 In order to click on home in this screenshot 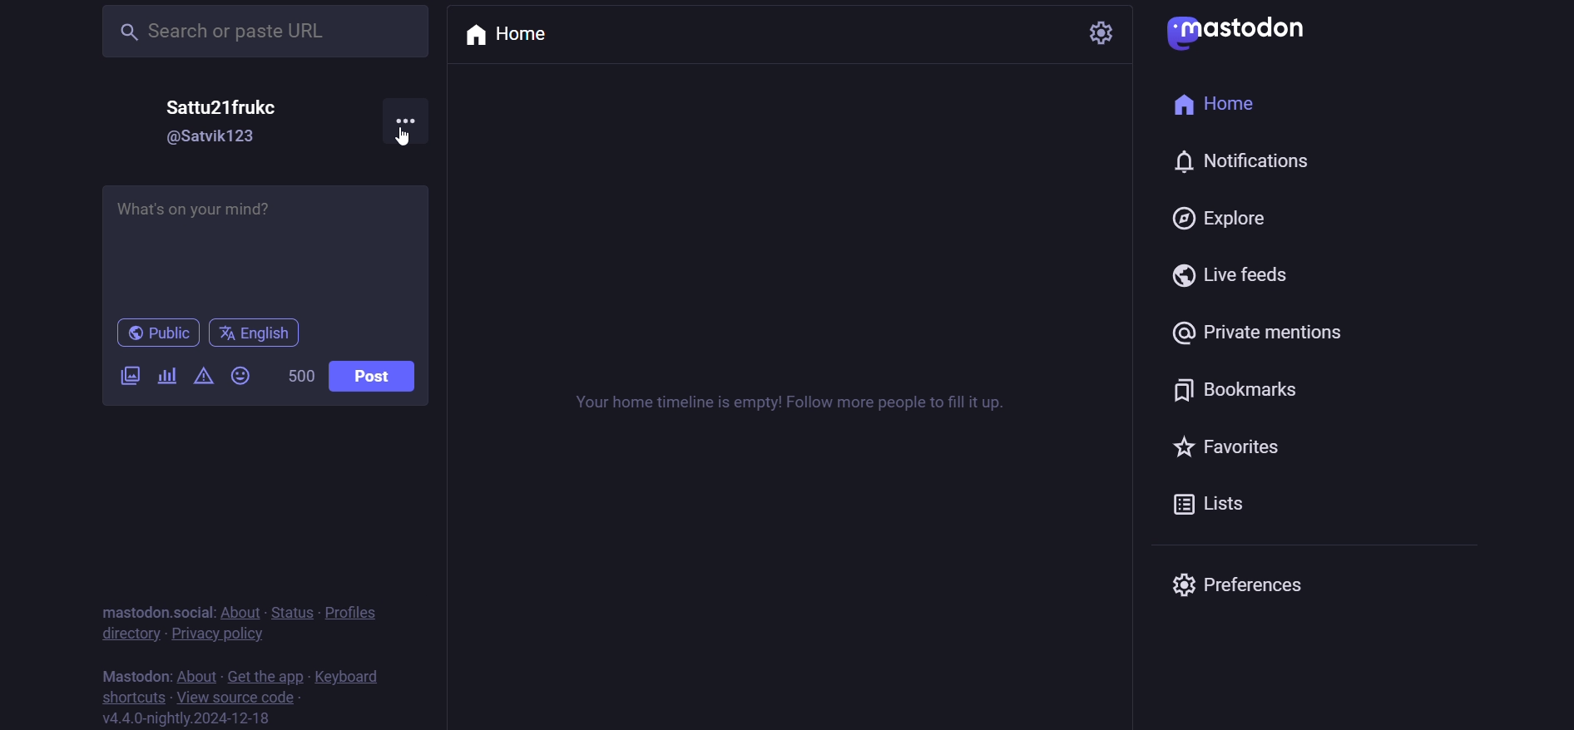, I will do `click(1222, 102)`.